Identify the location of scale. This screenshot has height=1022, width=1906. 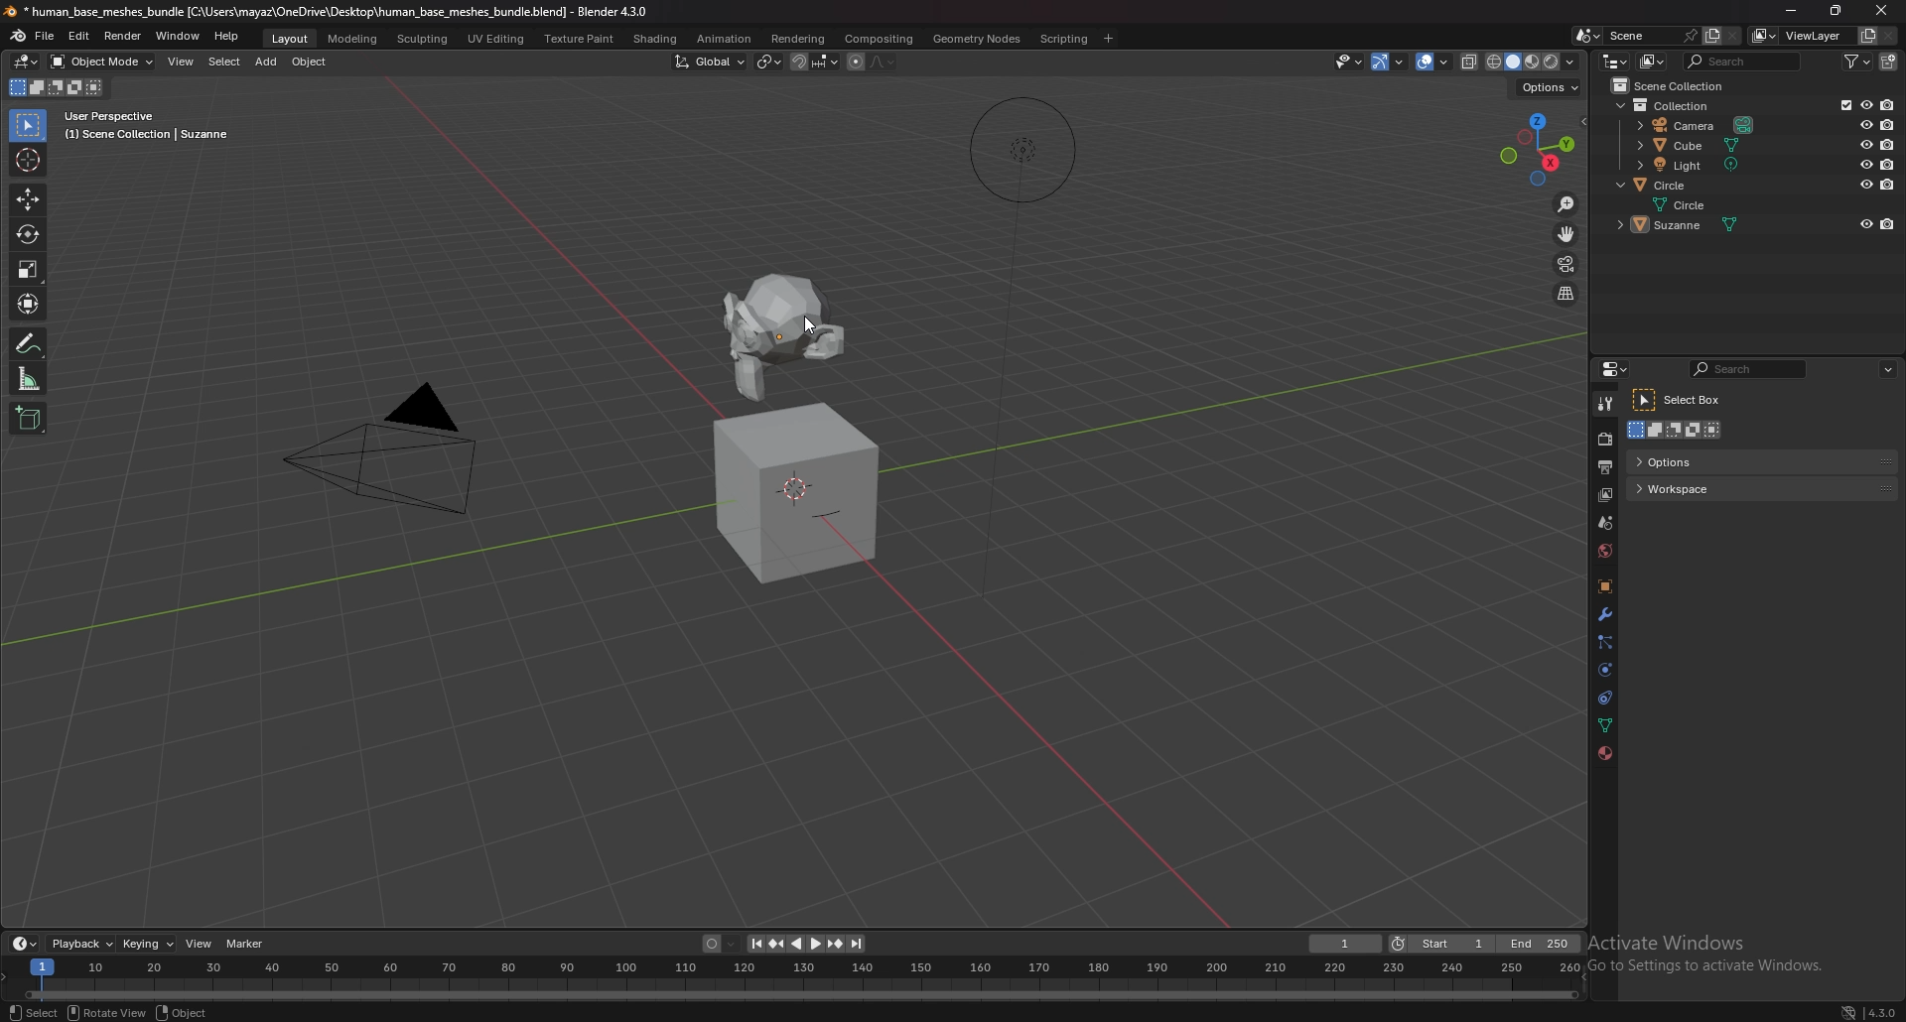
(29, 270).